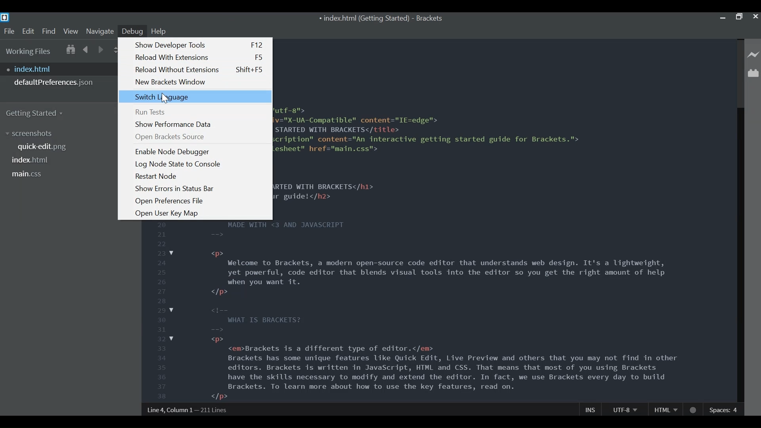 The height and width of the screenshot is (428, 761). Describe the element at coordinates (482, 233) in the screenshot. I see `<!DOCTYPE html>
<html>
<head>
<meta charset="utf-8">
<meta http-equiv="X-UA-Compatible" content="IE=edge">
<title>GETTING STARTED WITH BRACKETS</title>
<meta name="description" content="An interactive getting started guide for Brackets.">
<link rel="stylesheet" href="main.css">
</head>
<body>
<h1>GETTING STARTED WITH BRACKETS</h1>
<h2>This is your guide!</h2>
MADE WITH <3 AND JAVASCRIPT
<p>
Welcome to Brackets, a modern open-source code editor that understands web design. It's a lightweight,
yet powerful, code editor that blends visual tools into the editor so you get the right amount of help
when you want it.
</p>
WHAT IS BRACKETS?
<p>
<em>Brackets is a different type of editor.</em>
Brackets has some unique features like Quick Edit, Live Preview and others that you may not find in other
editors. Brackets is written in JavaScript, HTML and CSS. That means that most of you using Brackets
have the skills necessary to modify and extend the editor. In fact, we use Brackets every day to build
Brackets. To learn more about how to use the key features, read on.
</p>` at that location.